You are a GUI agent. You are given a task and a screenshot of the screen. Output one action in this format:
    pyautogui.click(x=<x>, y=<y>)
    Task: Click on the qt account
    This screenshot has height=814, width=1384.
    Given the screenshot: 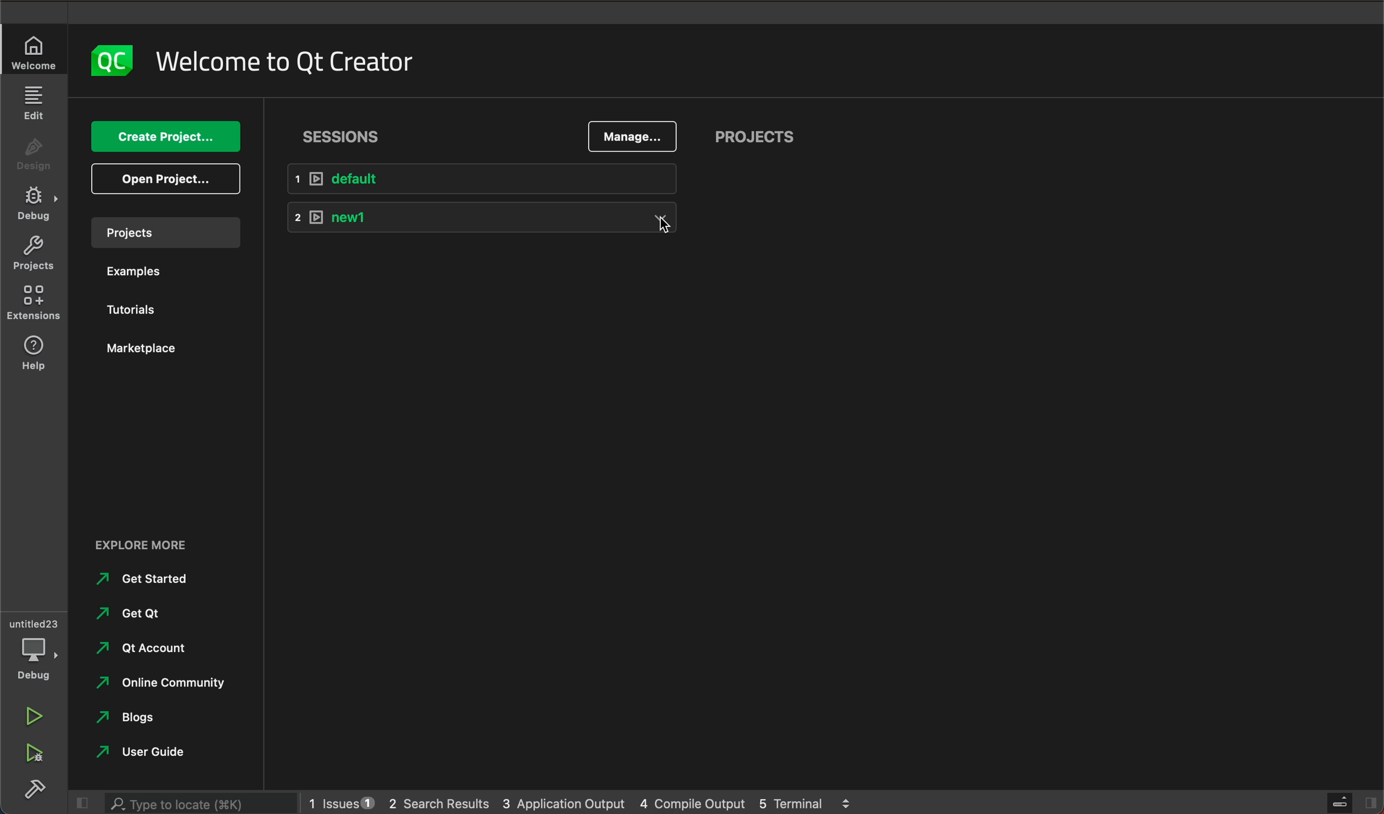 What is the action you would take?
    pyautogui.click(x=152, y=646)
    